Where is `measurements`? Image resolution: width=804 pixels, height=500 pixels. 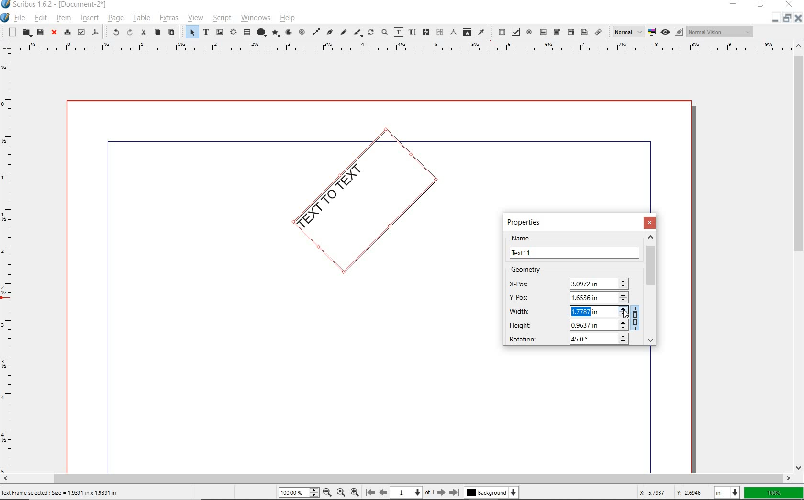 measurements is located at coordinates (454, 33).